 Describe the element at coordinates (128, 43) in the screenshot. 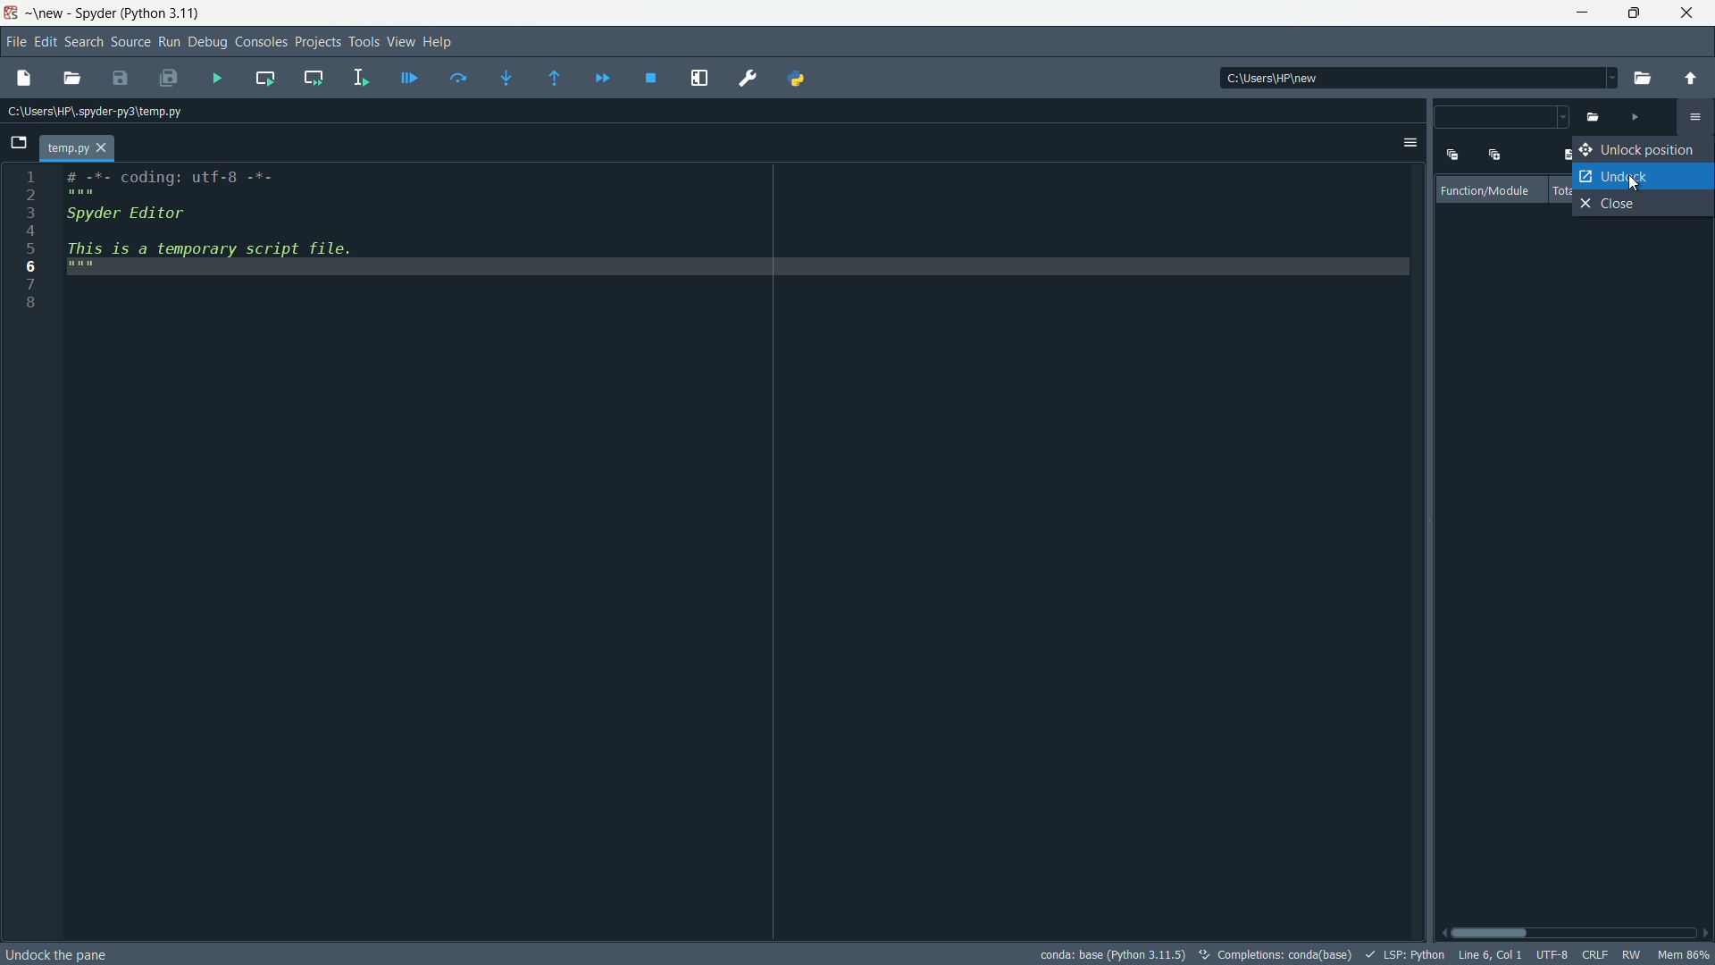

I see `source menu` at that location.